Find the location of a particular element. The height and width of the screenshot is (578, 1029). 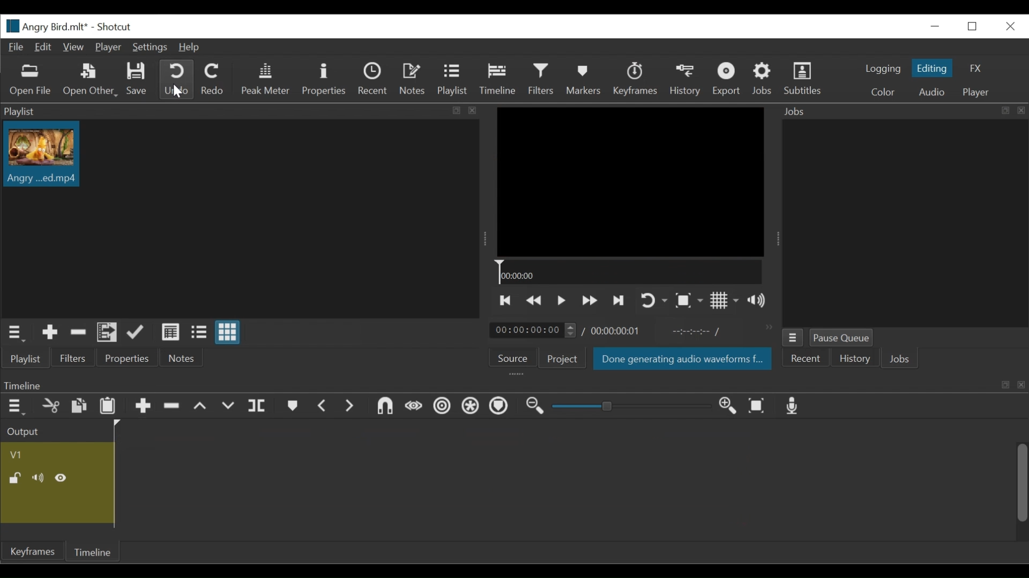

Filters is located at coordinates (541, 79).